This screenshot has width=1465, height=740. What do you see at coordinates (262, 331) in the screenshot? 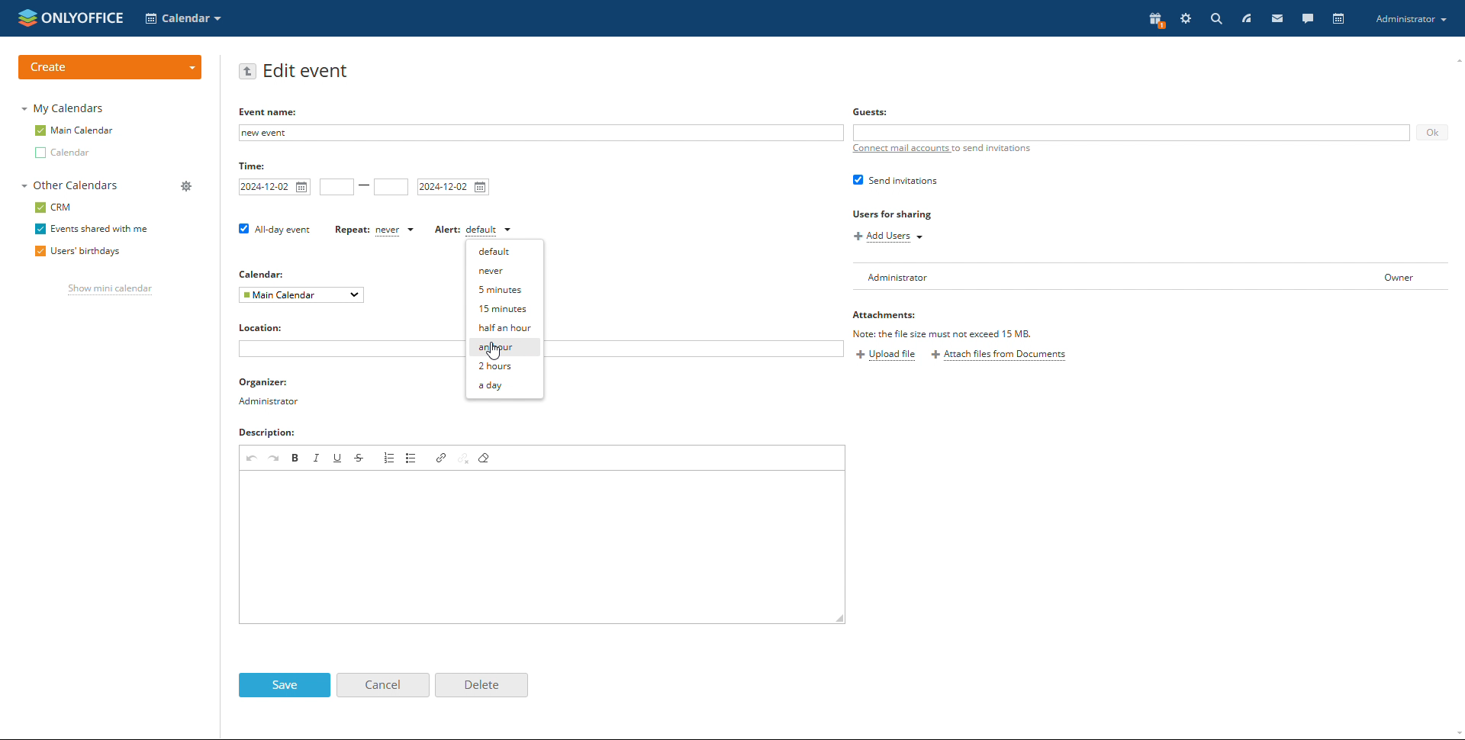
I see `locations` at bounding box center [262, 331].